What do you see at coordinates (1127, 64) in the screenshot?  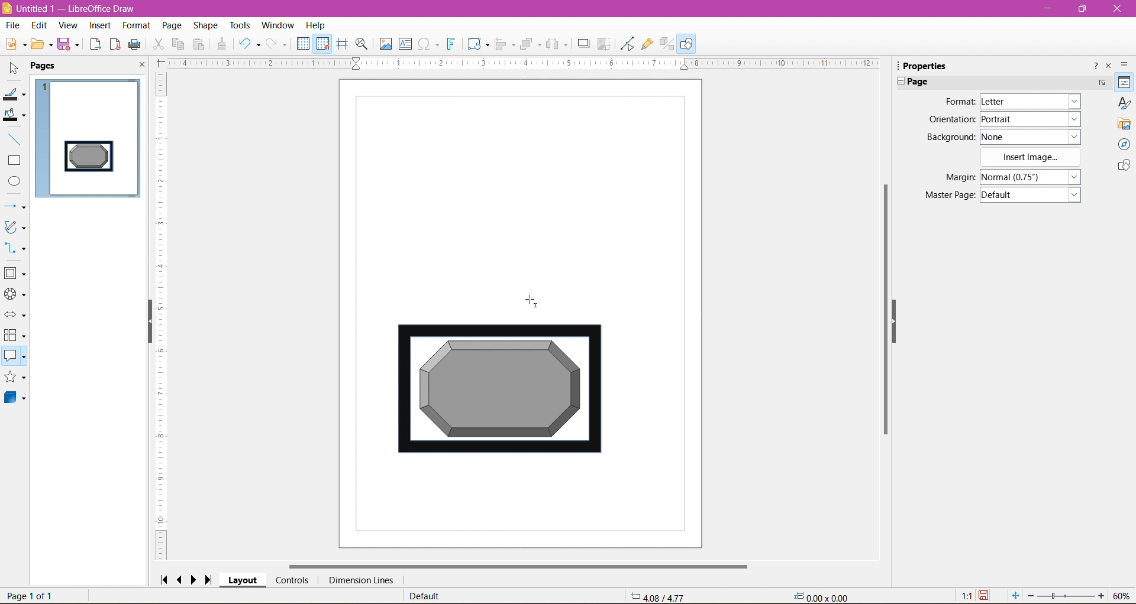 I see `Sidebar settings` at bounding box center [1127, 64].